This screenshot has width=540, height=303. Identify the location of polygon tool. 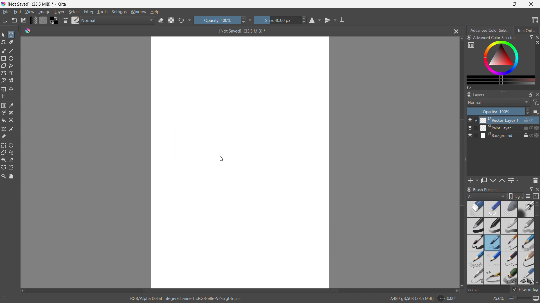
(4, 66).